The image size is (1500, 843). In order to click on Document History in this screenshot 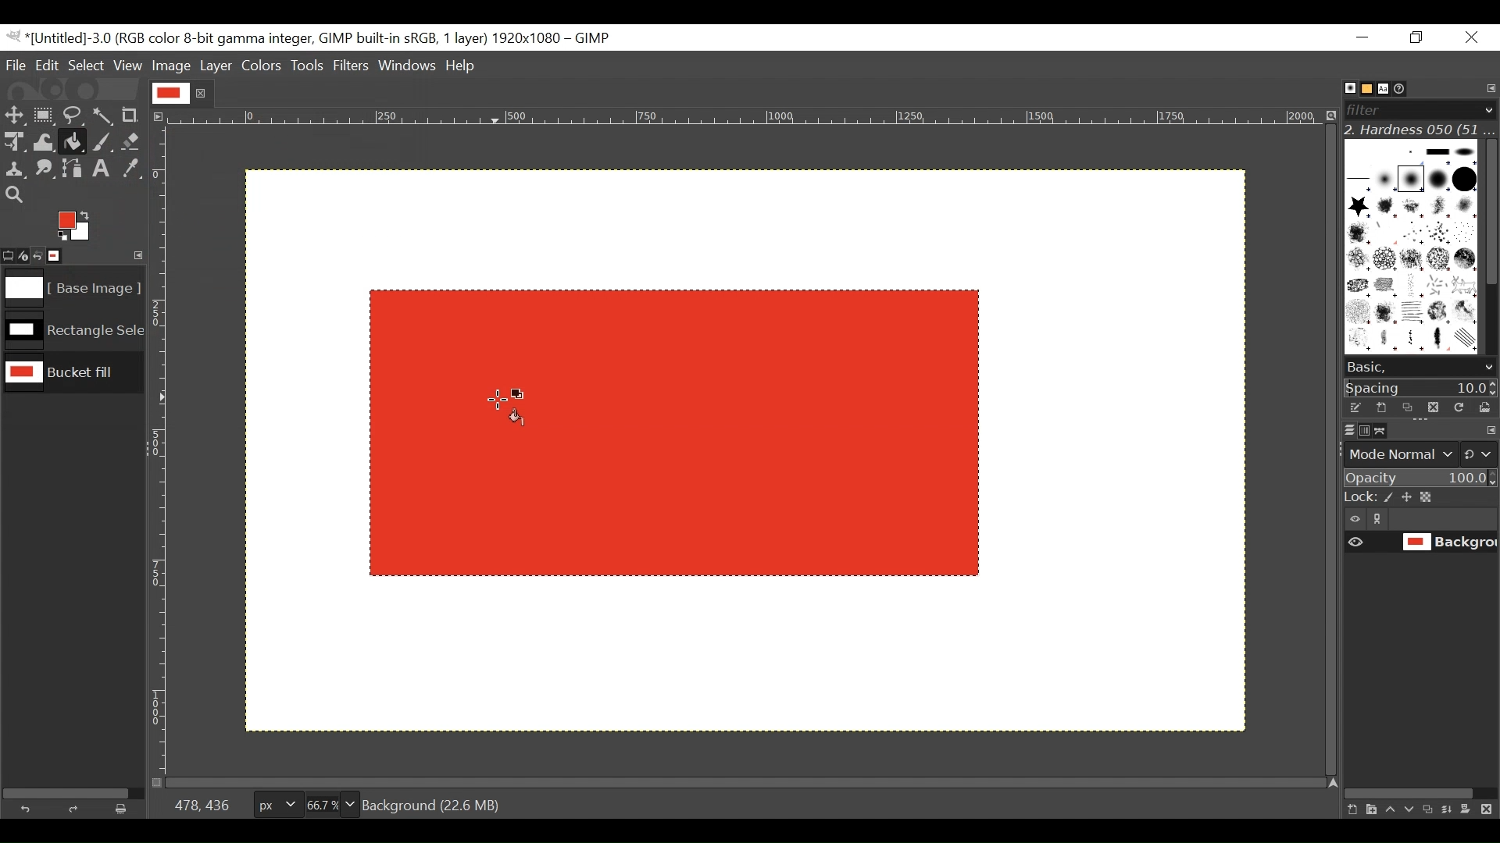, I will do `click(1405, 87)`.